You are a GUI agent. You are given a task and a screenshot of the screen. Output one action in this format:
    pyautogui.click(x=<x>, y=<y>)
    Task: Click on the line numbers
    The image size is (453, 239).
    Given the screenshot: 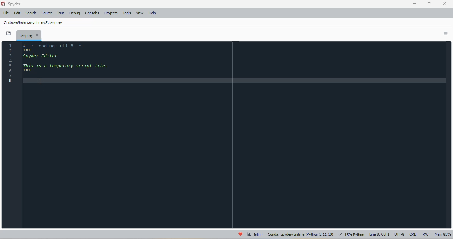 What is the action you would take?
    pyautogui.click(x=10, y=63)
    